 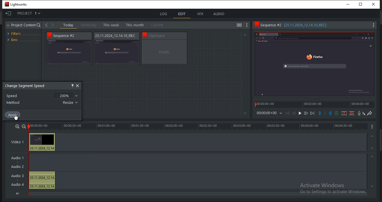 What do you see at coordinates (320, 114) in the screenshot?
I see `add an in mark at the current position` at bounding box center [320, 114].